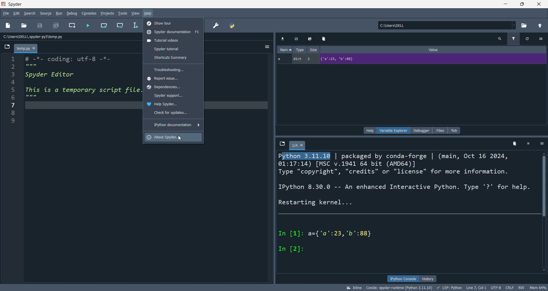 The width and height of the screenshot is (548, 291). Describe the element at coordinates (544, 212) in the screenshot. I see `Vertical scroll bar` at that location.